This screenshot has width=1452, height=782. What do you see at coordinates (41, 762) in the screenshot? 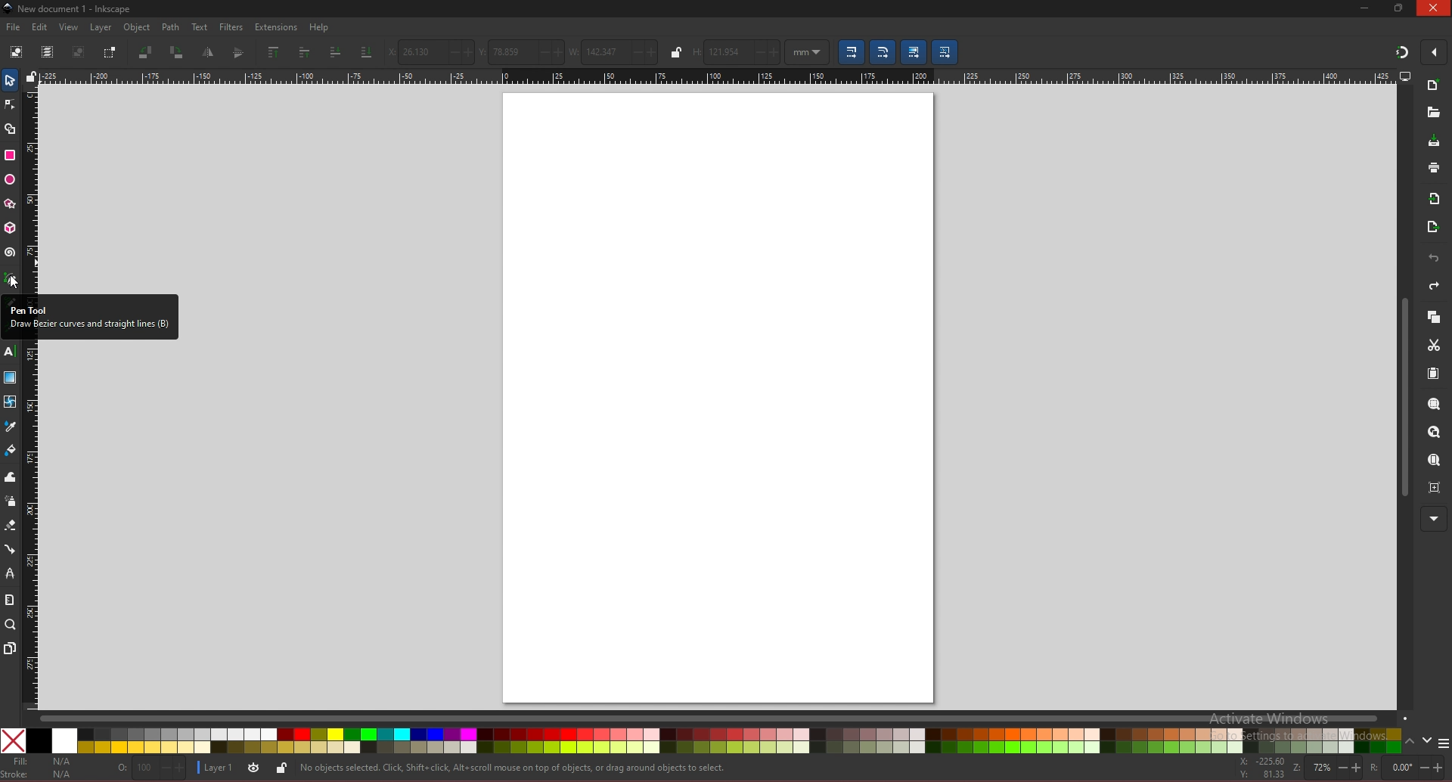
I see `fill` at bounding box center [41, 762].